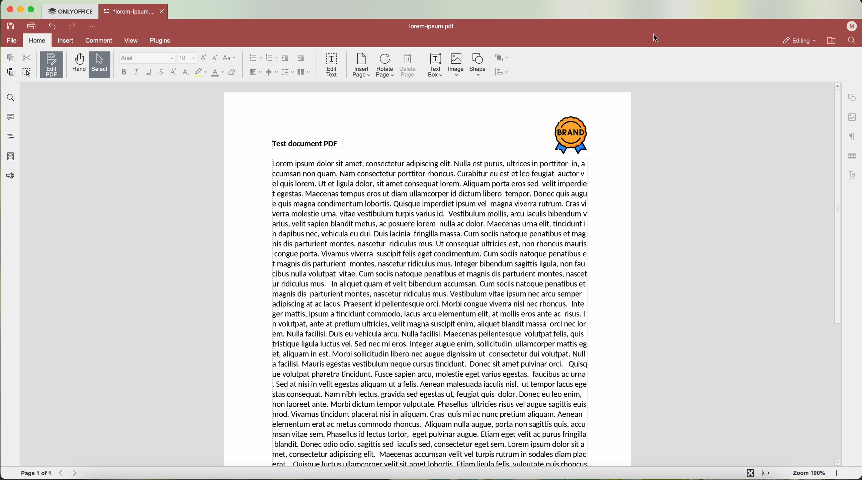  What do you see at coordinates (218, 73) in the screenshot?
I see `color type` at bounding box center [218, 73].